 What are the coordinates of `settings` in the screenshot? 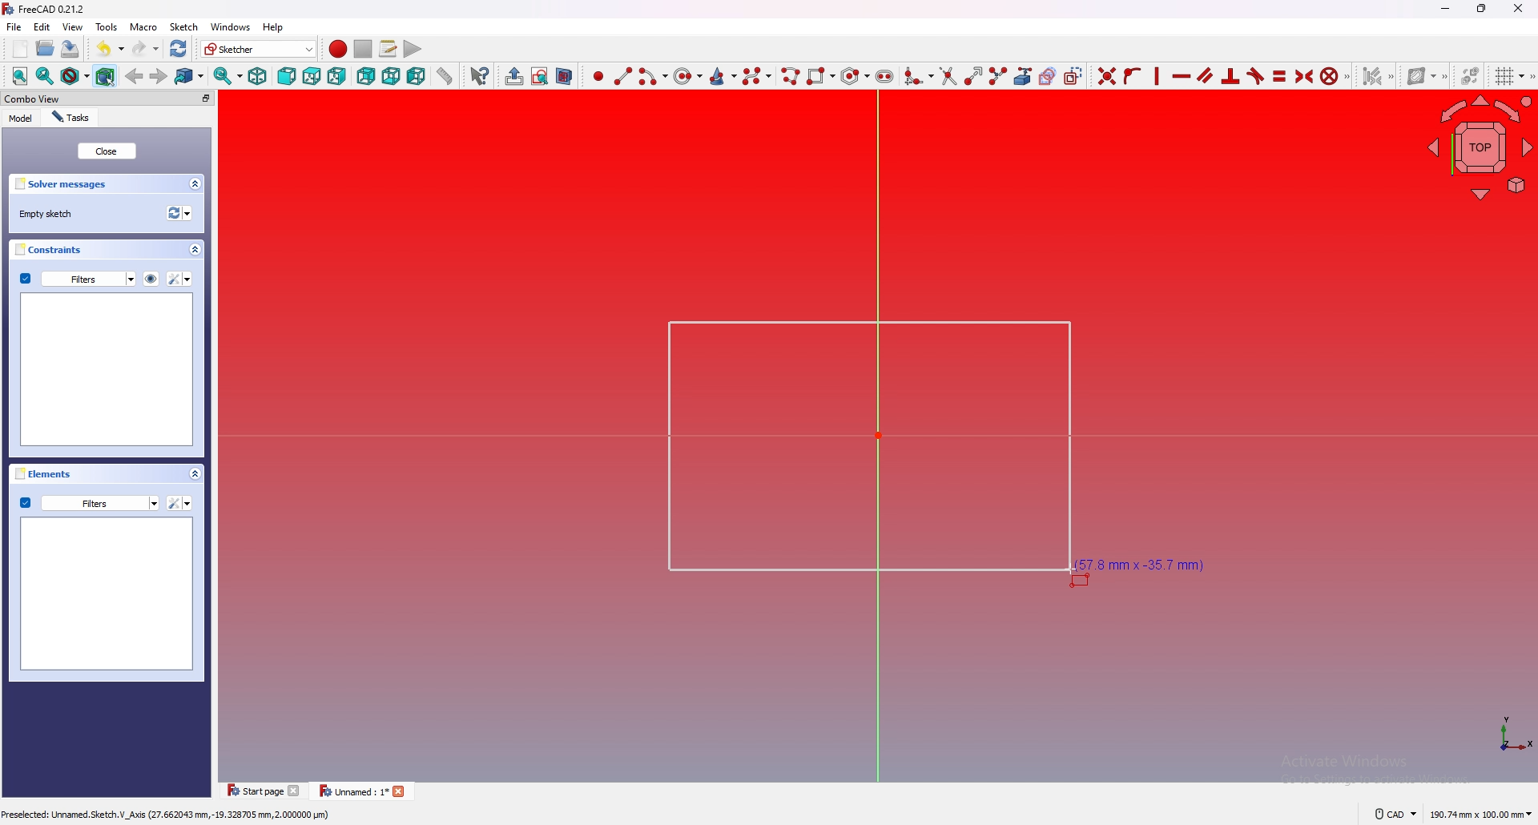 It's located at (179, 279).